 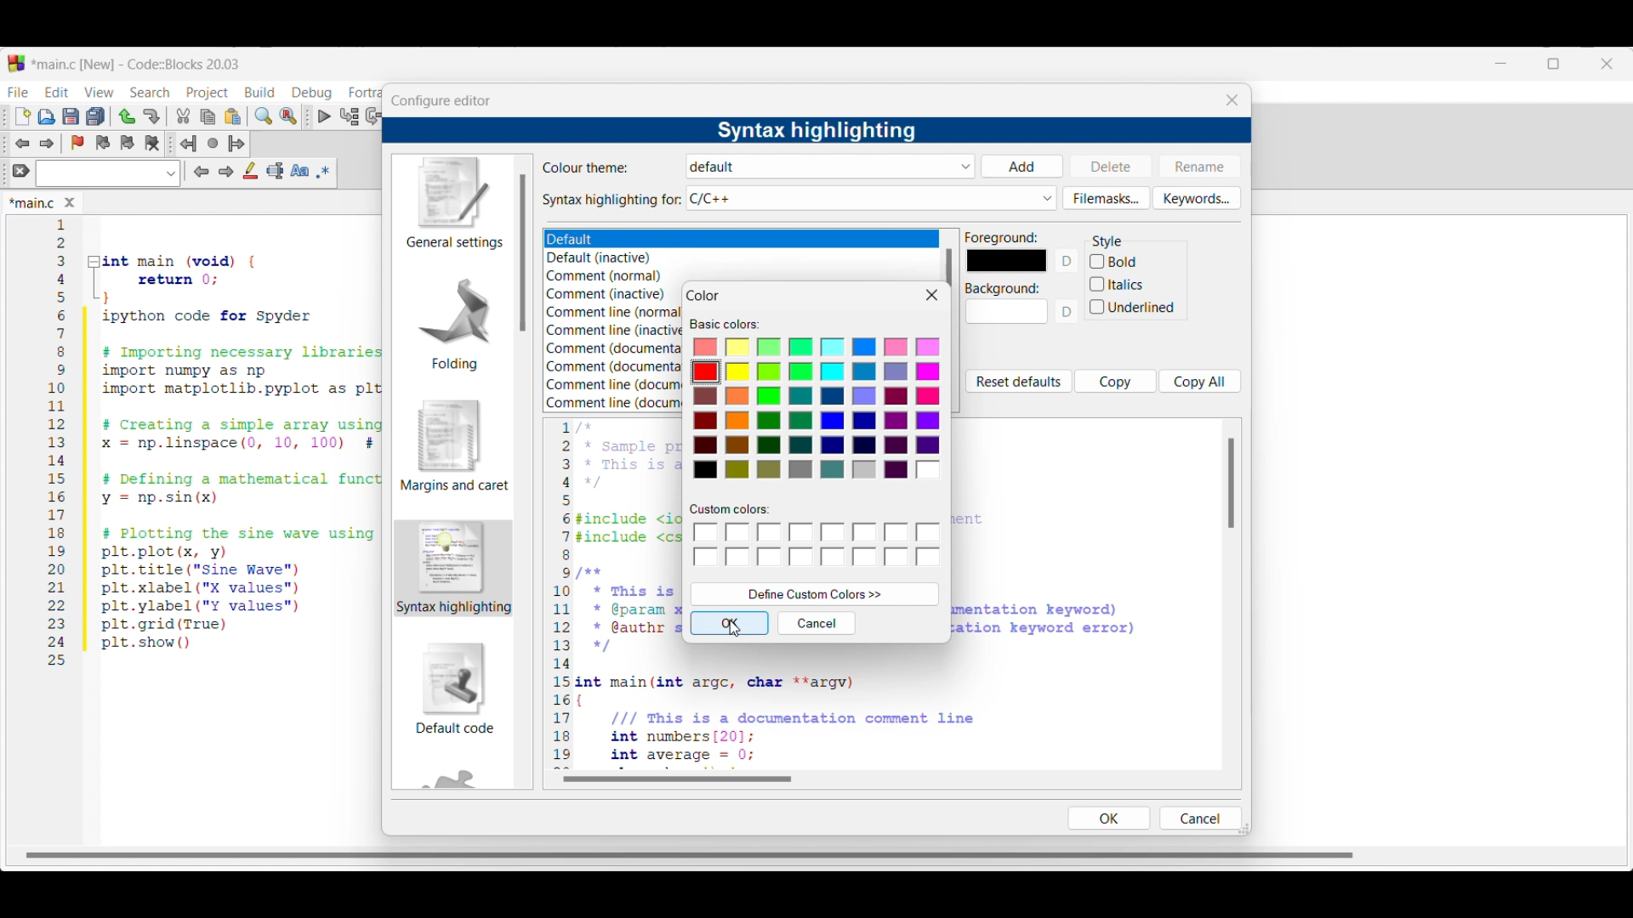 What do you see at coordinates (1607, 64) in the screenshot?
I see `Close interface` at bounding box center [1607, 64].